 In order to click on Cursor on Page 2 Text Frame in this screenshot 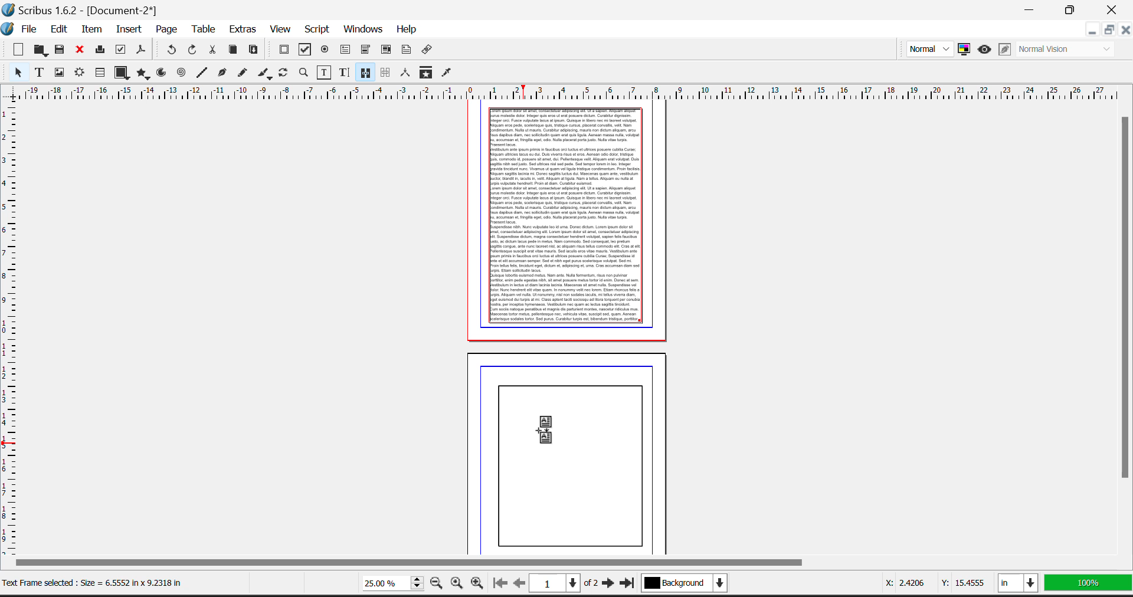, I will do `click(552, 435)`.